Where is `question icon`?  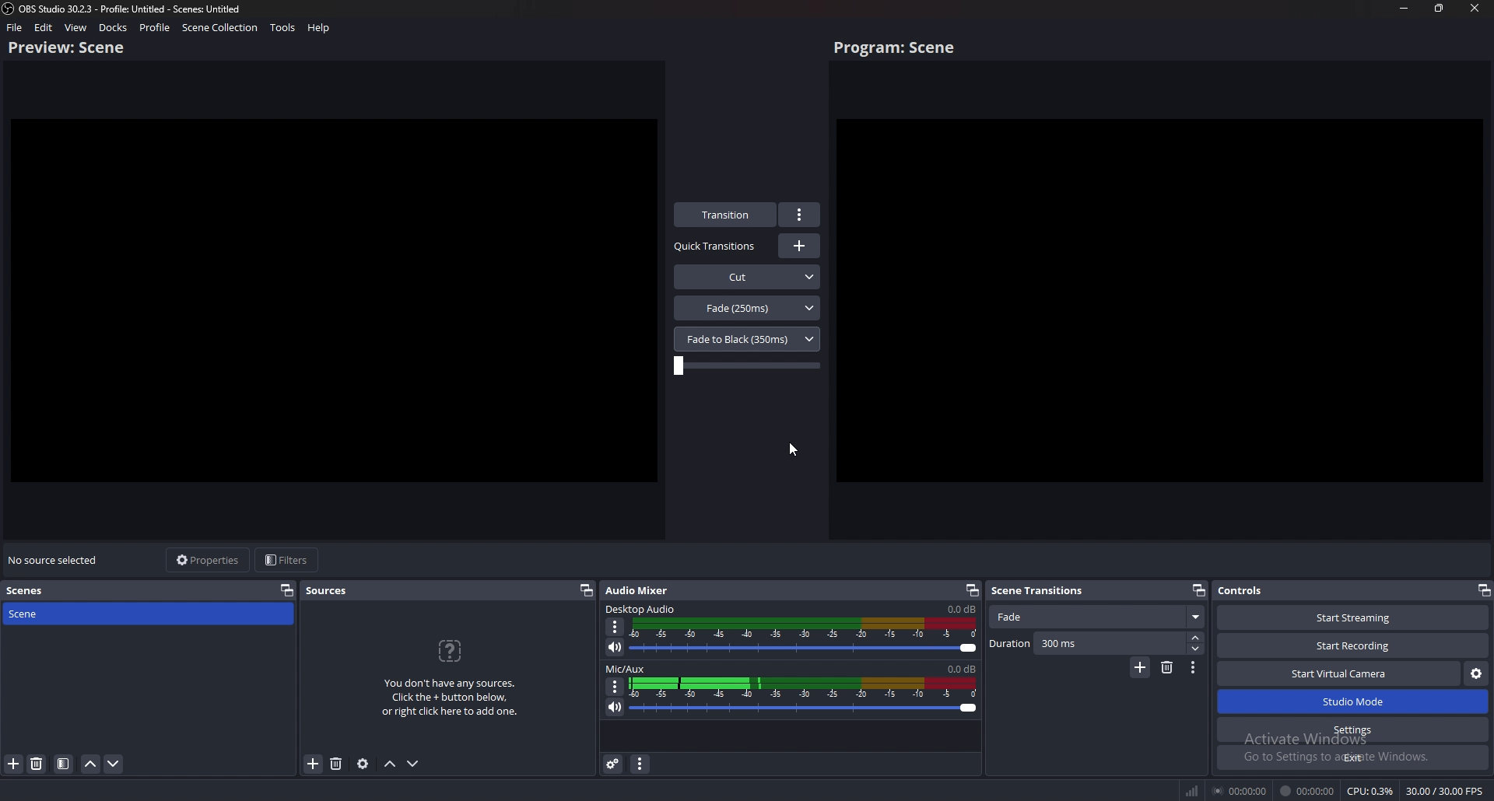
question icon is located at coordinates (451, 651).